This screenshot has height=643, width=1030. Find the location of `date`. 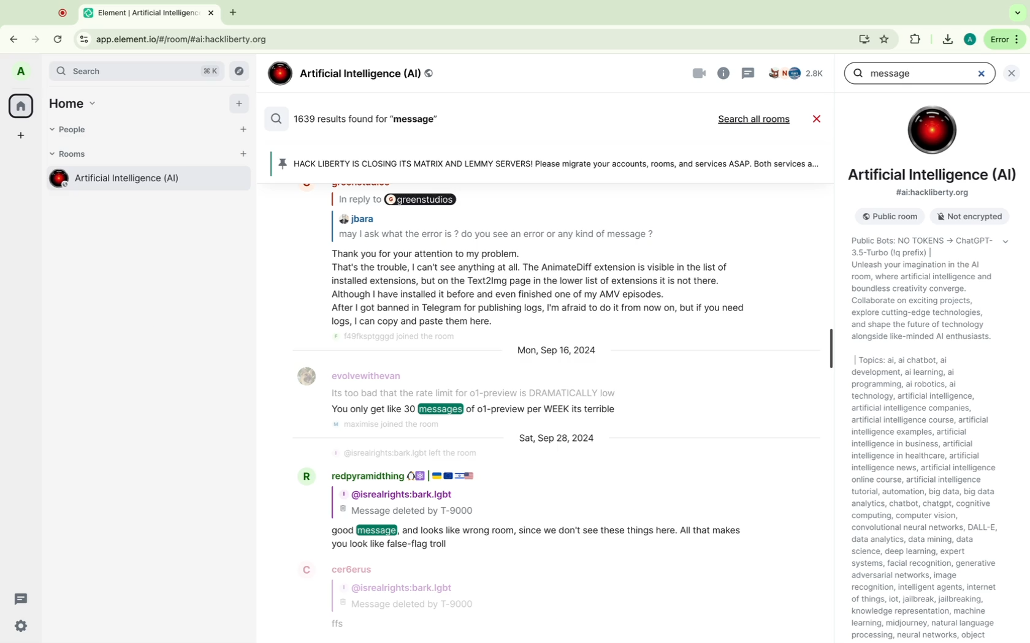

date is located at coordinates (560, 352).